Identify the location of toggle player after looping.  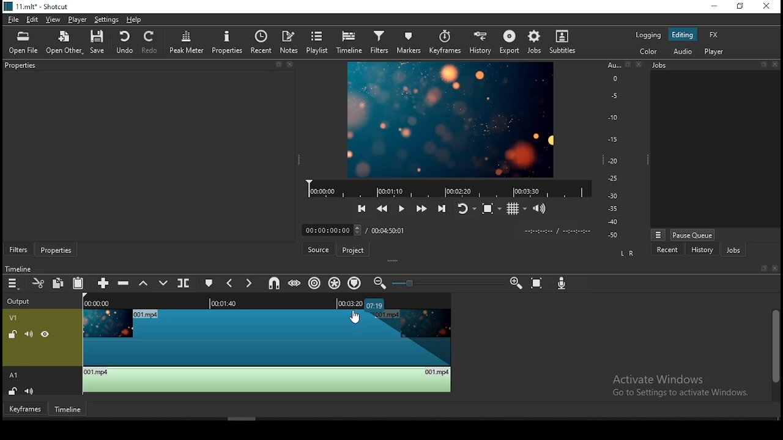
(464, 209).